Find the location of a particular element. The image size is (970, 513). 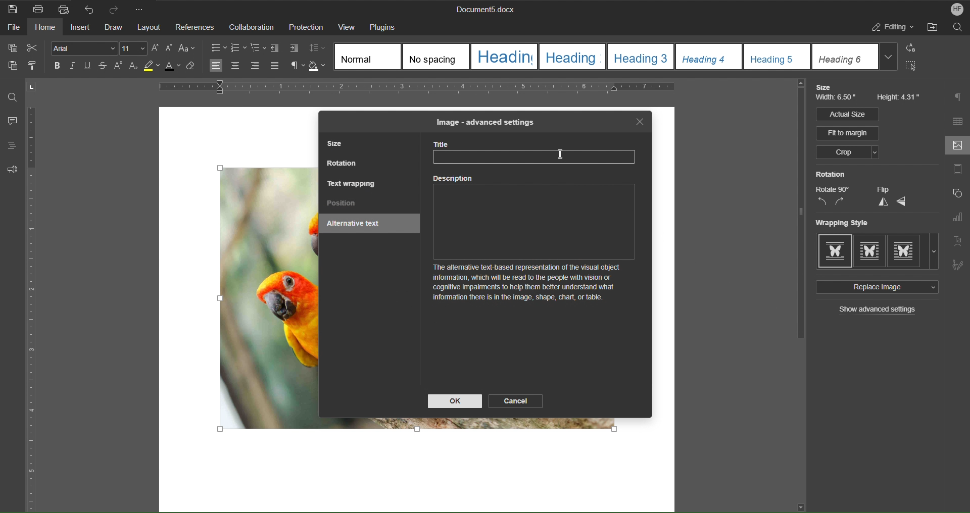

Italic is located at coordinates (72, 66).